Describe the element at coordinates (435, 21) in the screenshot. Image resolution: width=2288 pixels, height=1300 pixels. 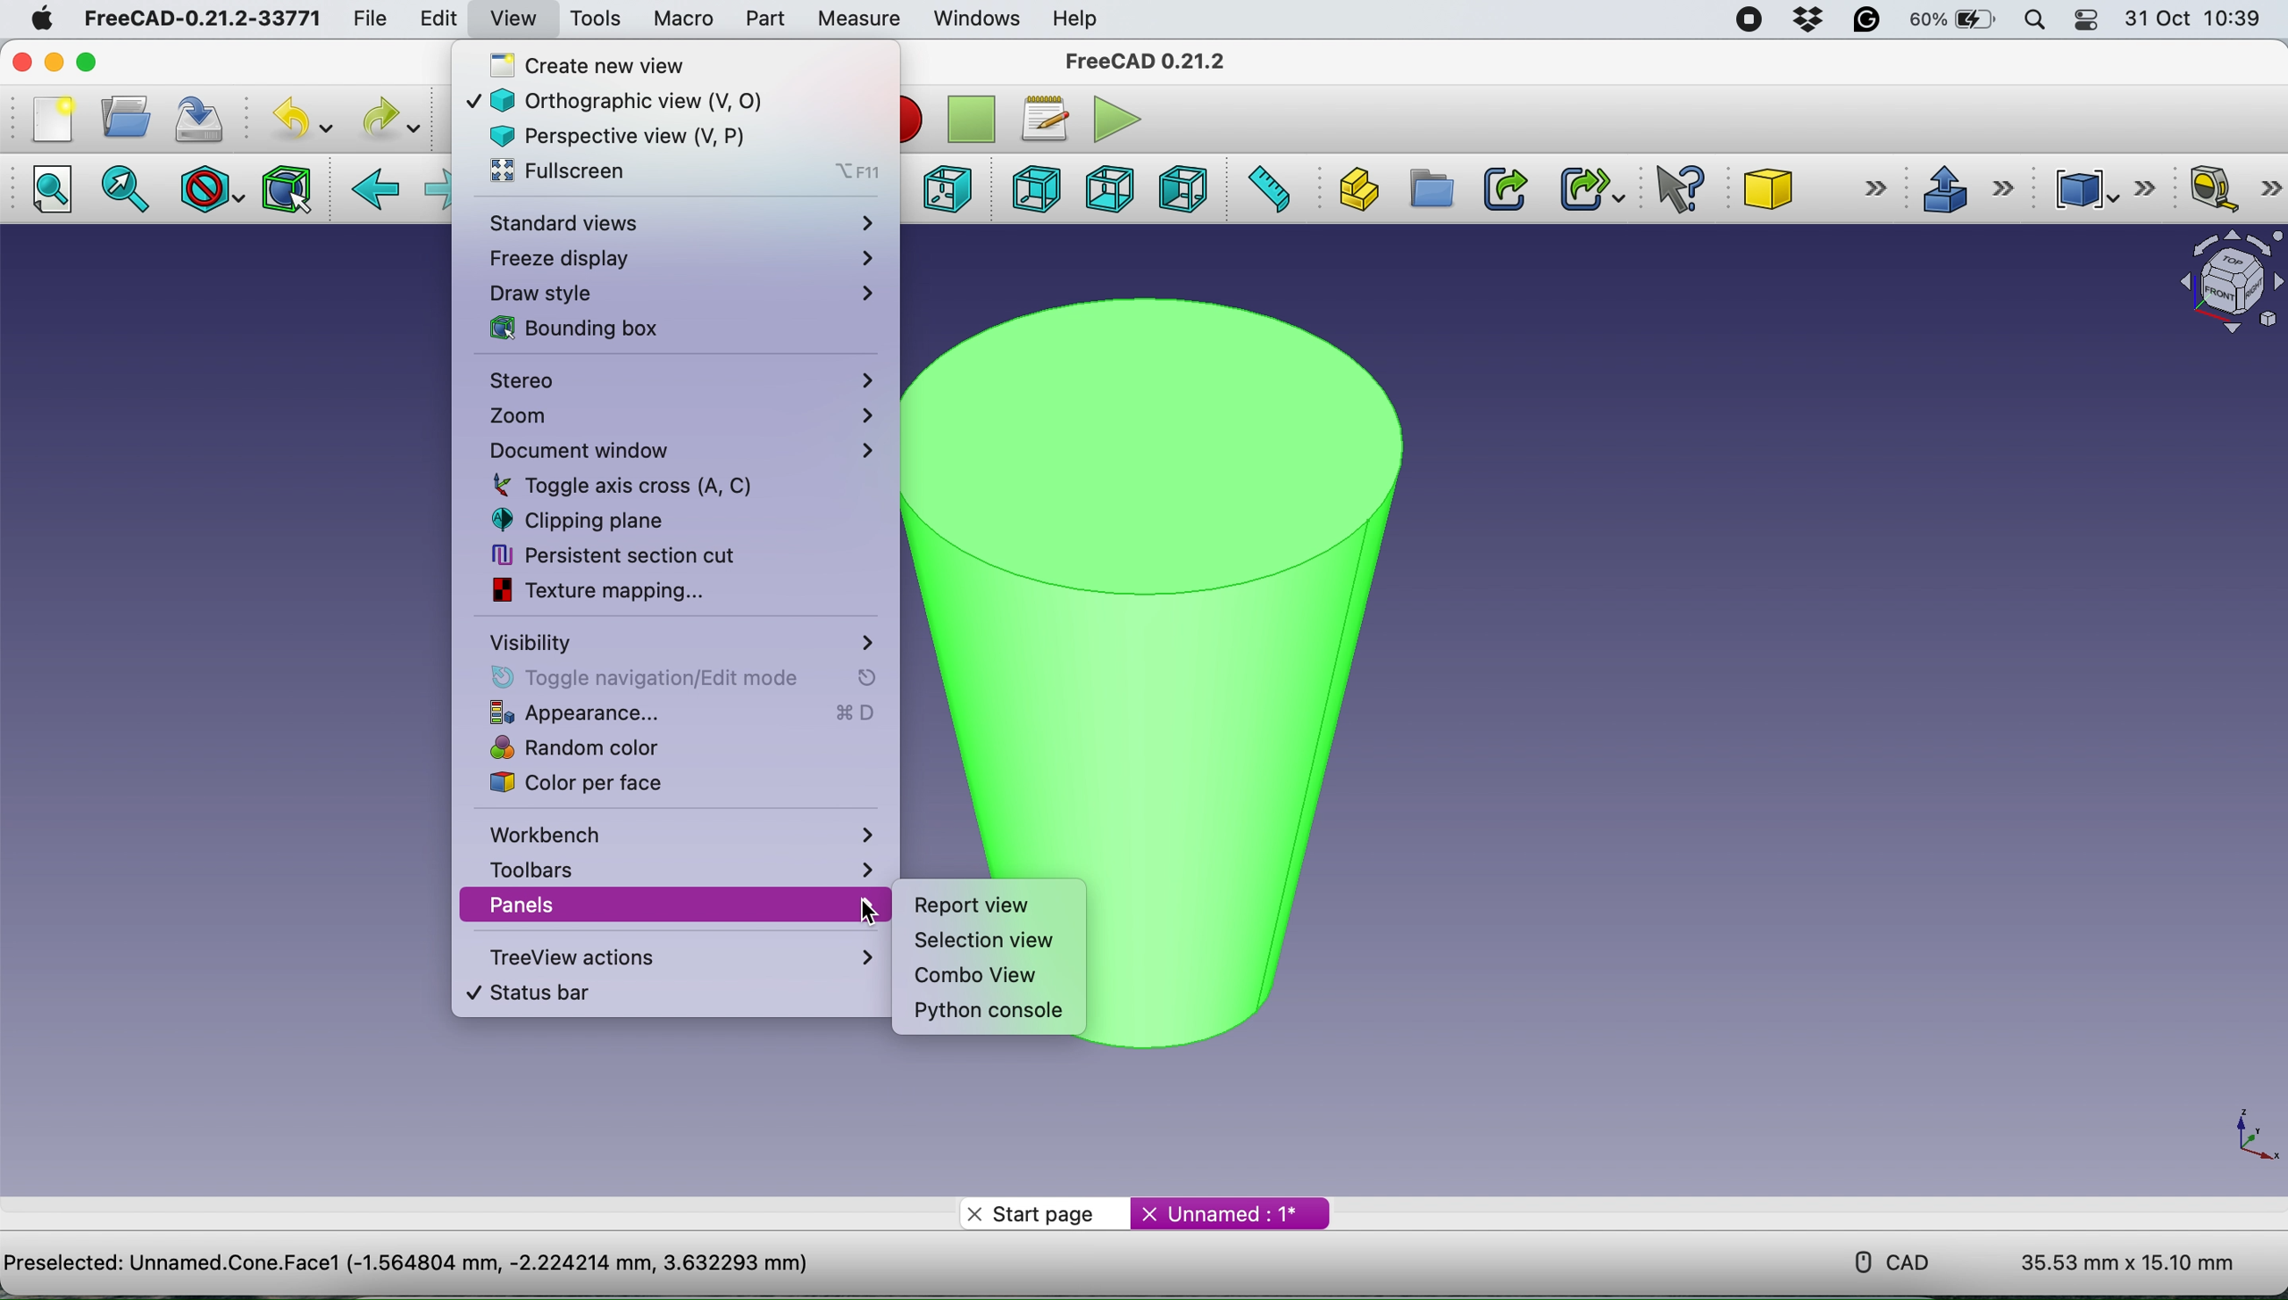
I see `edit` at that location.